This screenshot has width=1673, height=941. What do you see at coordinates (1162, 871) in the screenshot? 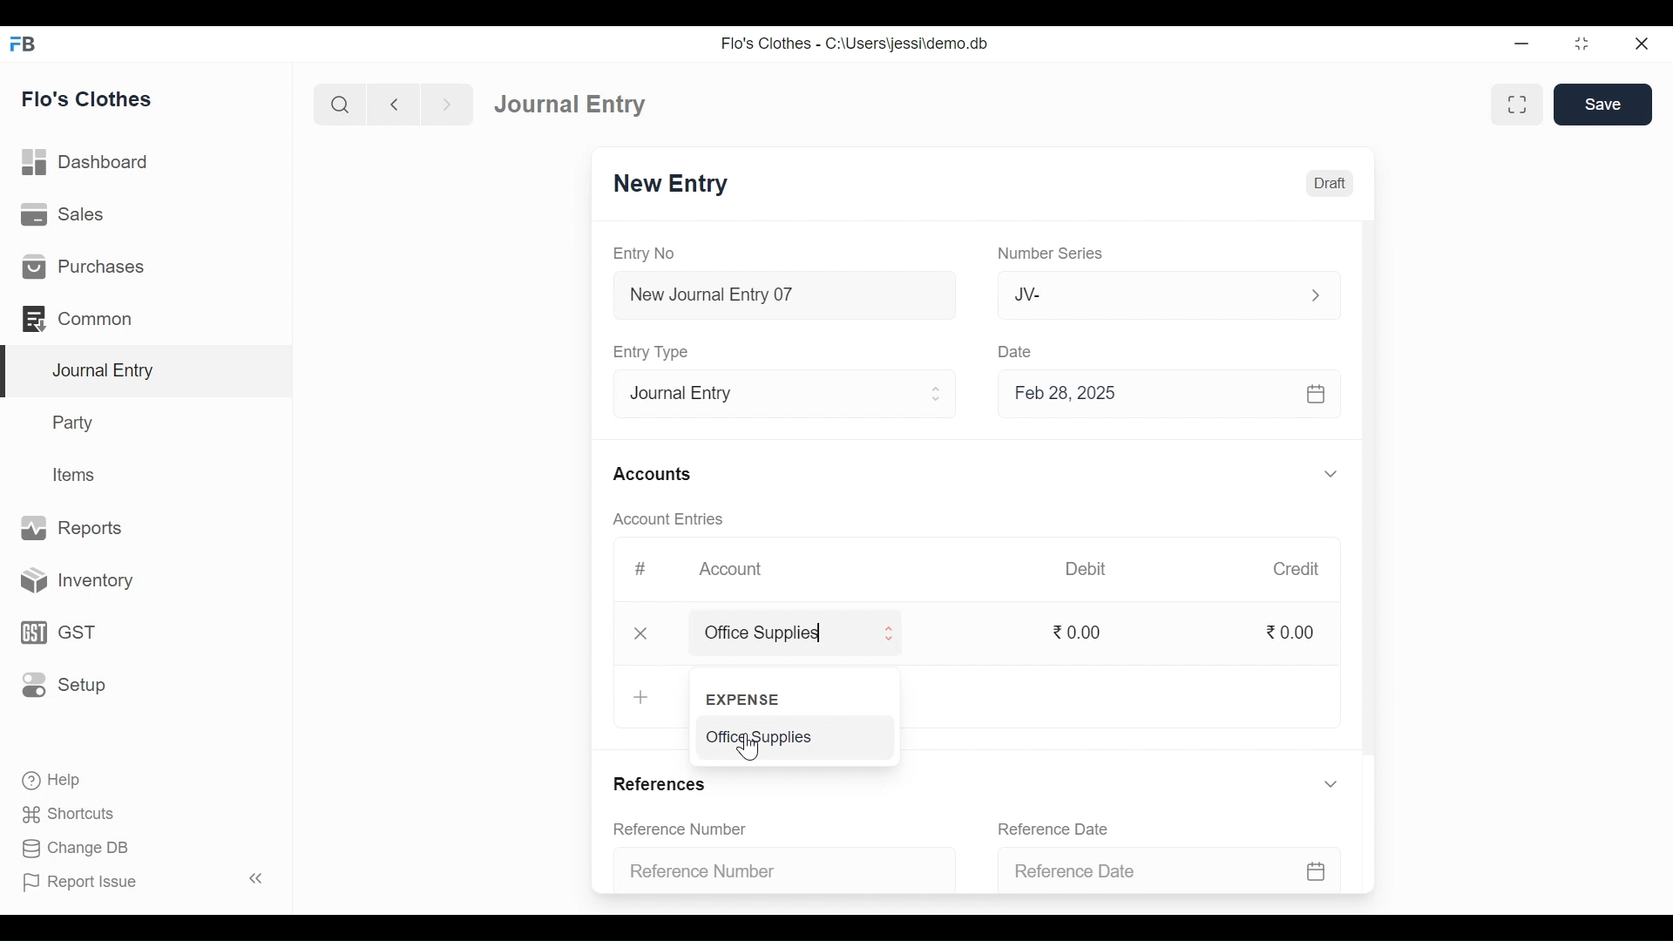
I see `Reference Date` at bounding box center [1162, 871].